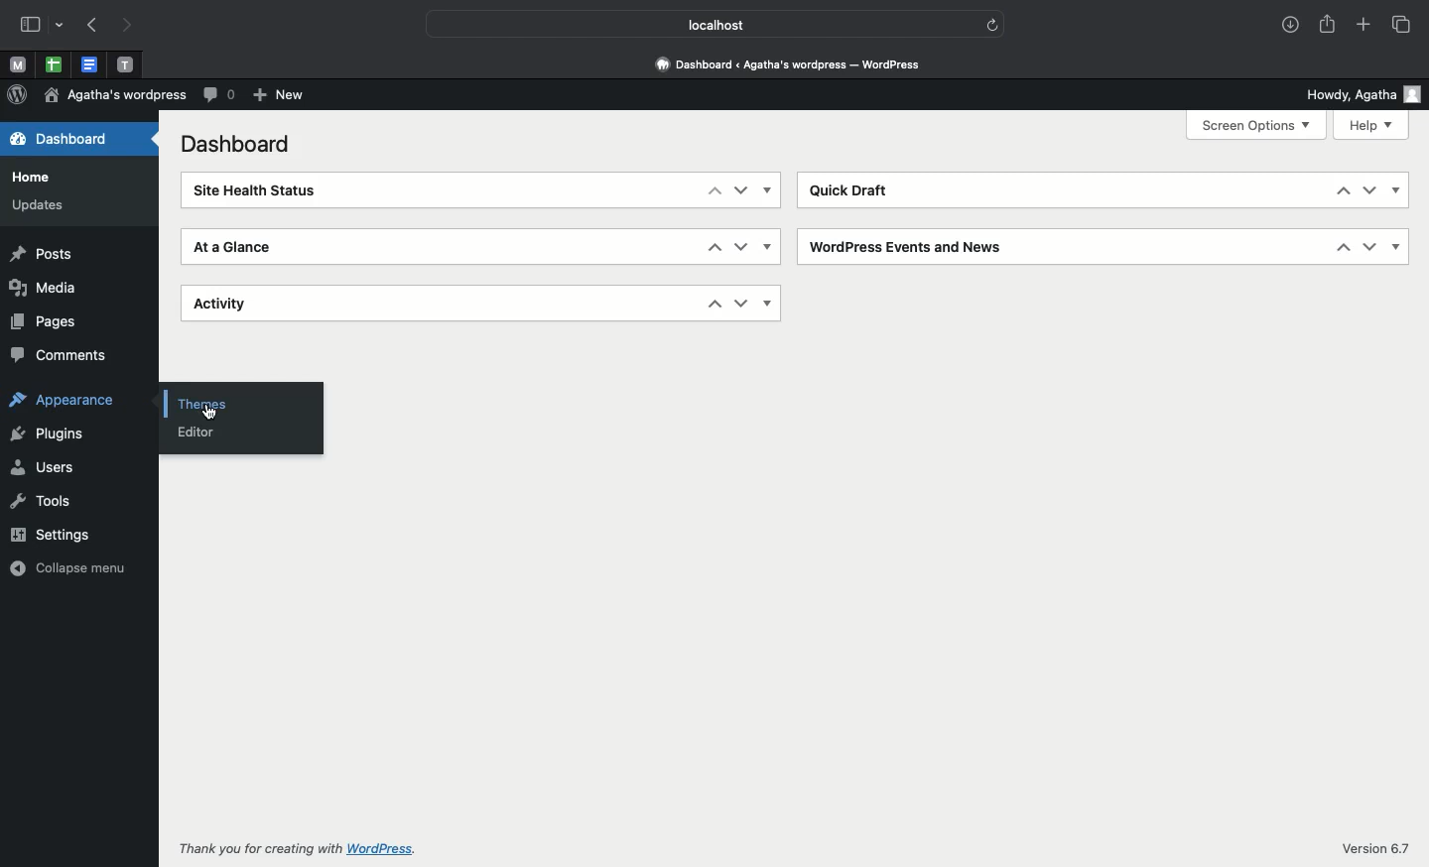  What do you see at coordinates (714, 305) in the screenshot?
I see `Up` at bounding box center [714, 305].